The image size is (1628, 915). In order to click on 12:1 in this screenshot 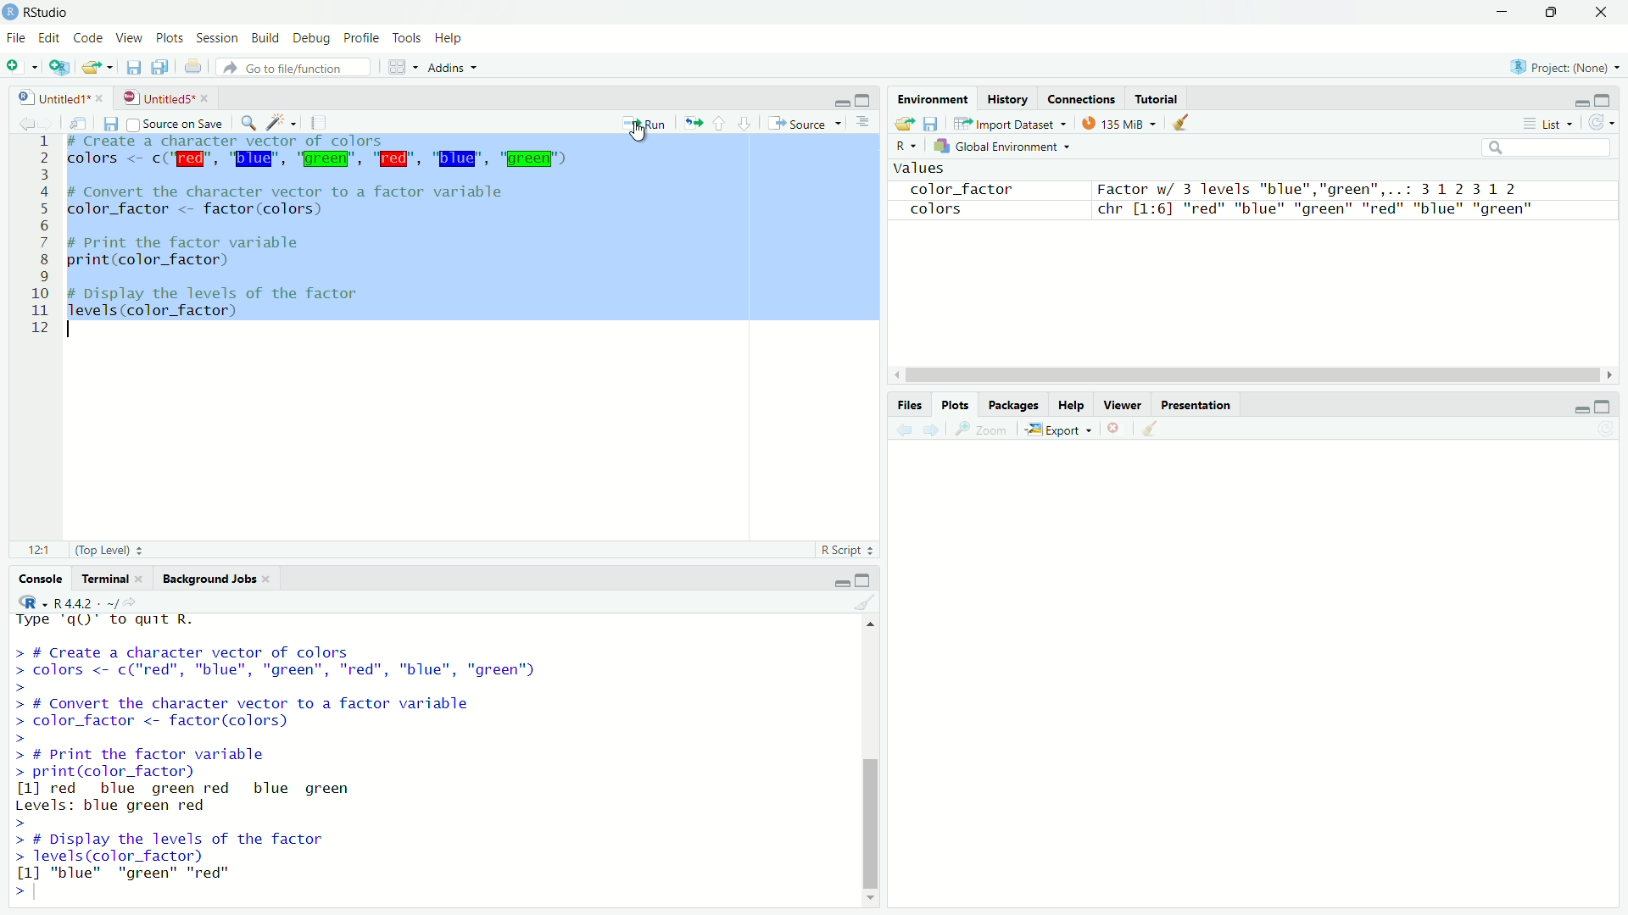, I will do `click(34, 550)`.